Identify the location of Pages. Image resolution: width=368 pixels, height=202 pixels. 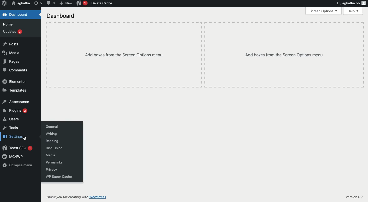
(10, 62).